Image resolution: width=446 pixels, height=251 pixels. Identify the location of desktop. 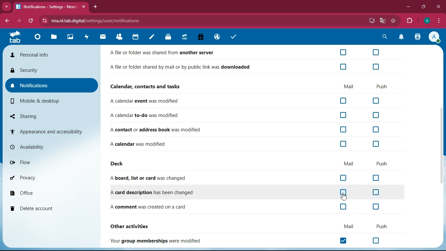
(372, 21).